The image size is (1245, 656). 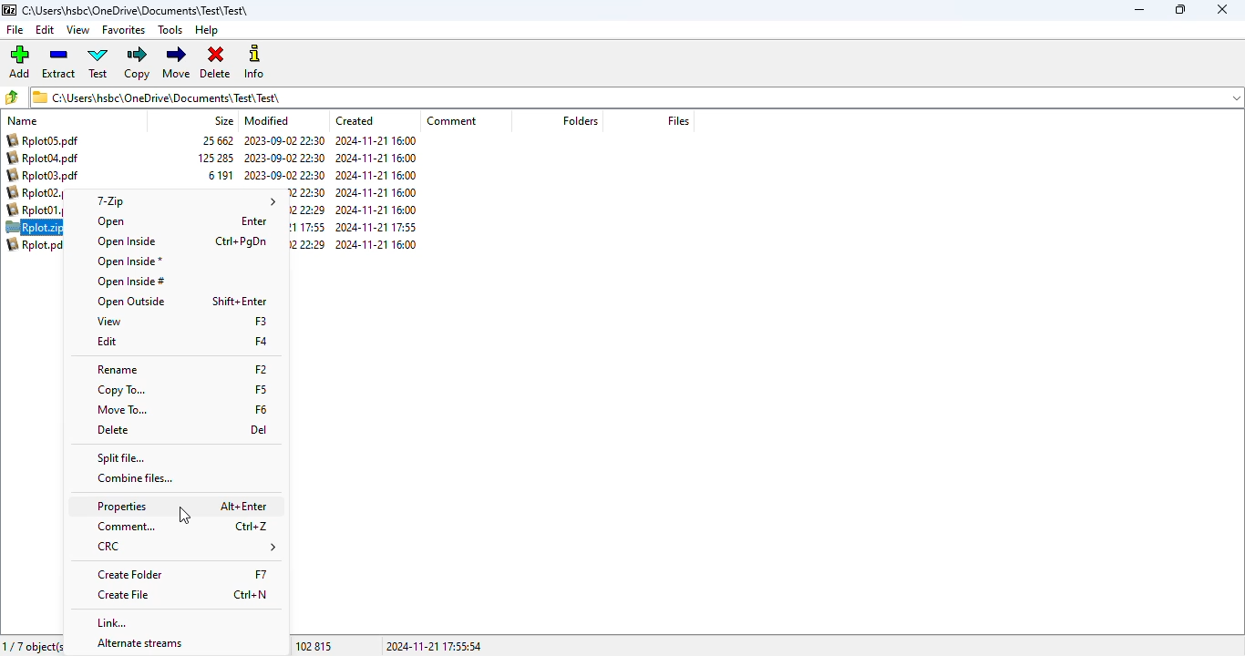 What do you see at coordinates (1139, 10) in the screenshot?
I see `minimize` at bounding box center [1139, 10].